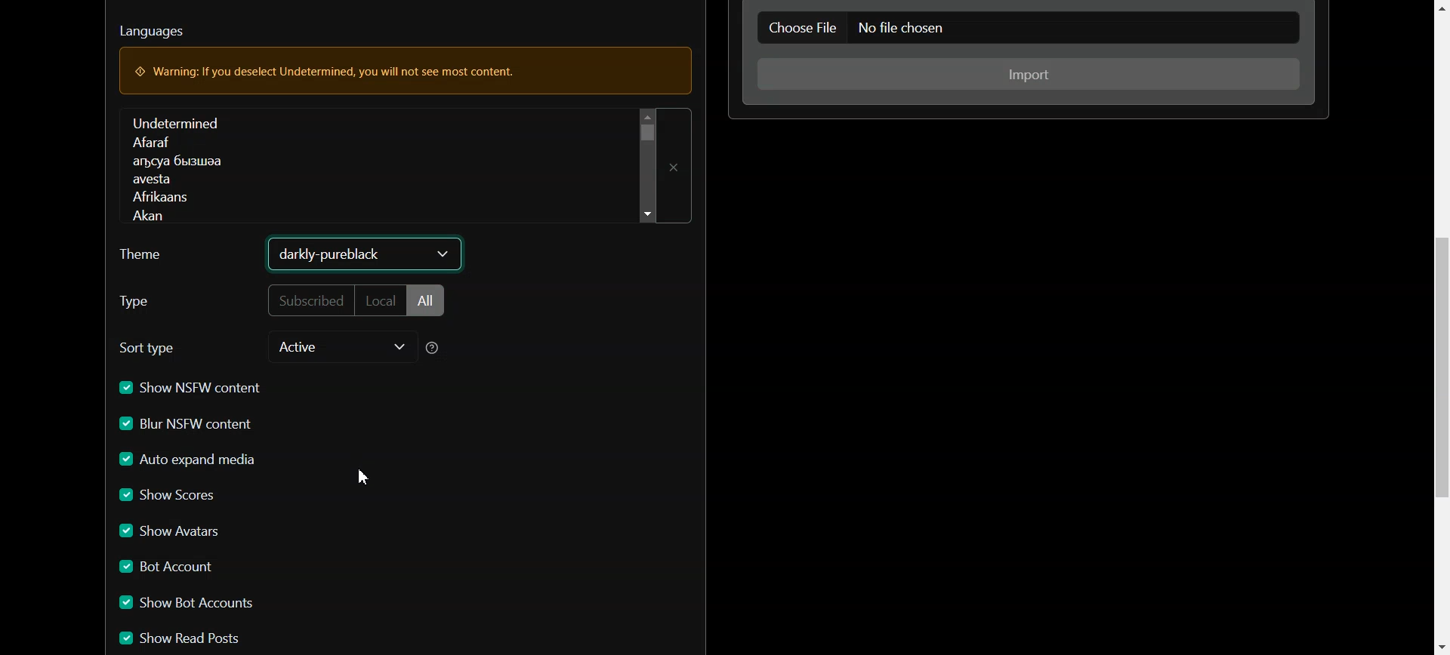 The width and height of the screenshot is (1450, 655). Describe the element at coordinates (174, 534) in the screenshot. I see `Show Avatars` at that location.